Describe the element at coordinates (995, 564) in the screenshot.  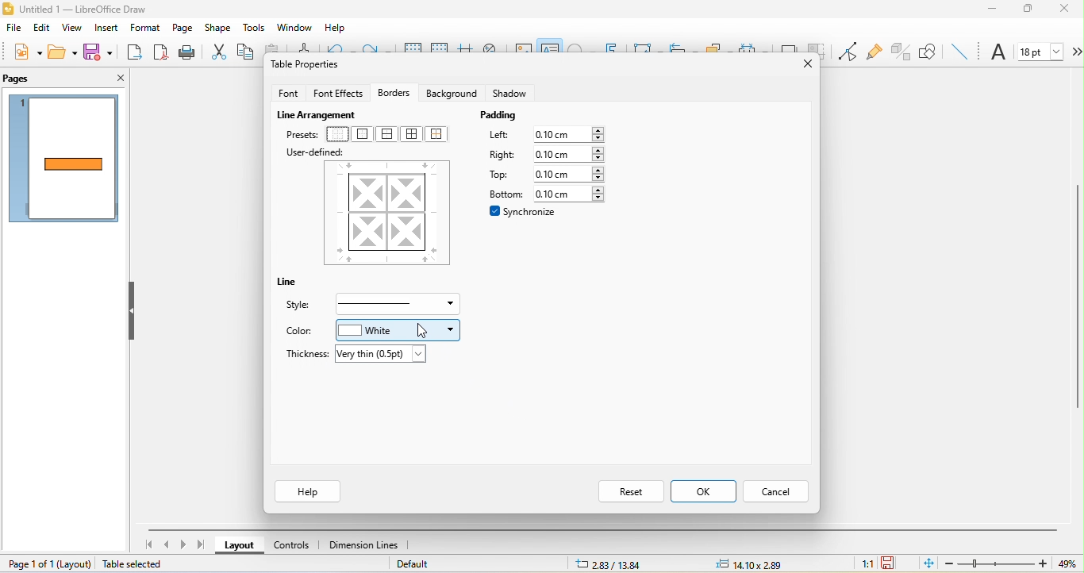
I see `zoom` at that location.